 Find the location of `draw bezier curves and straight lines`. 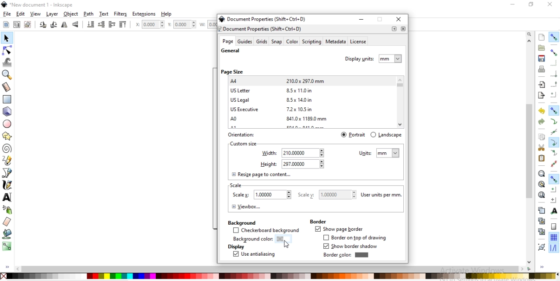

draw bezier curves and straight lines is located at coordinates (7, 172).